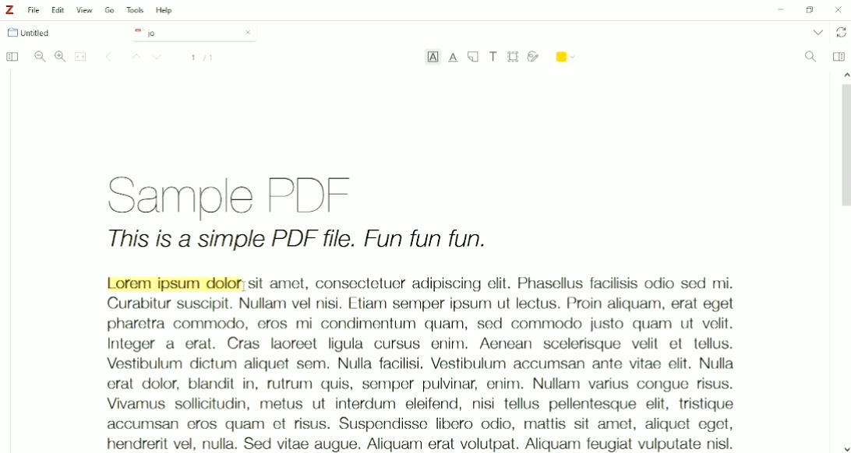 The height and width of the screenshot is (453, 851). Describe the element at coordinates (843, 149) in the screenshot. I see `Vertical scrollbar` at that location.